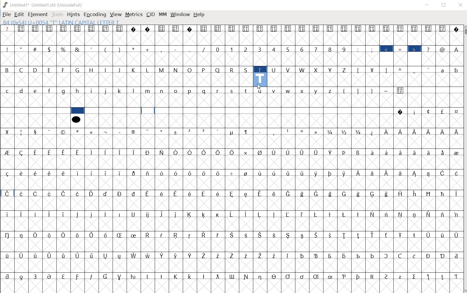 Image resolution: width=467 pixels, height=293 pixels. I want to click on Symbol, so click(219, 235).